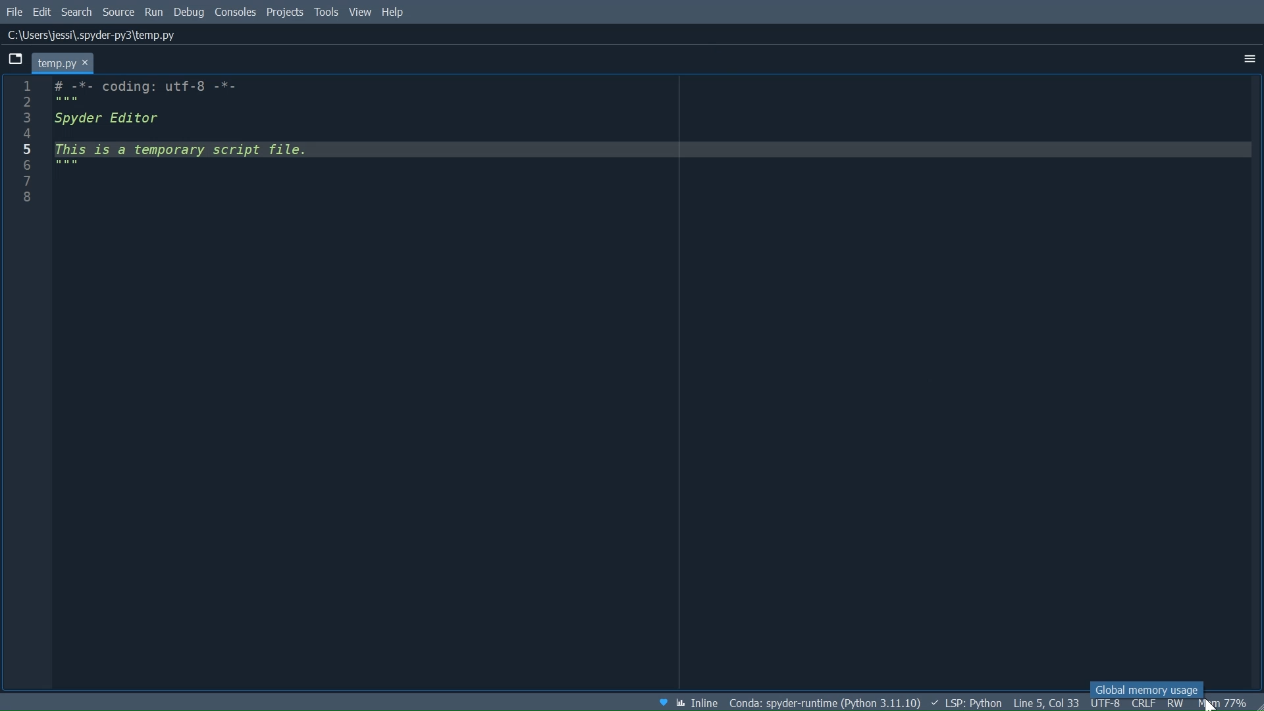  I want to click on File Directory, so click(824, 703).